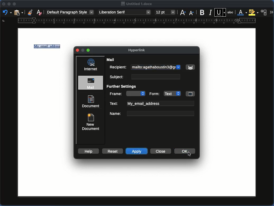 This screenshot has height=206, width=274. Describe the element at coordinates (48, 47) in the screenshot. I see `My_email_address` at that location.